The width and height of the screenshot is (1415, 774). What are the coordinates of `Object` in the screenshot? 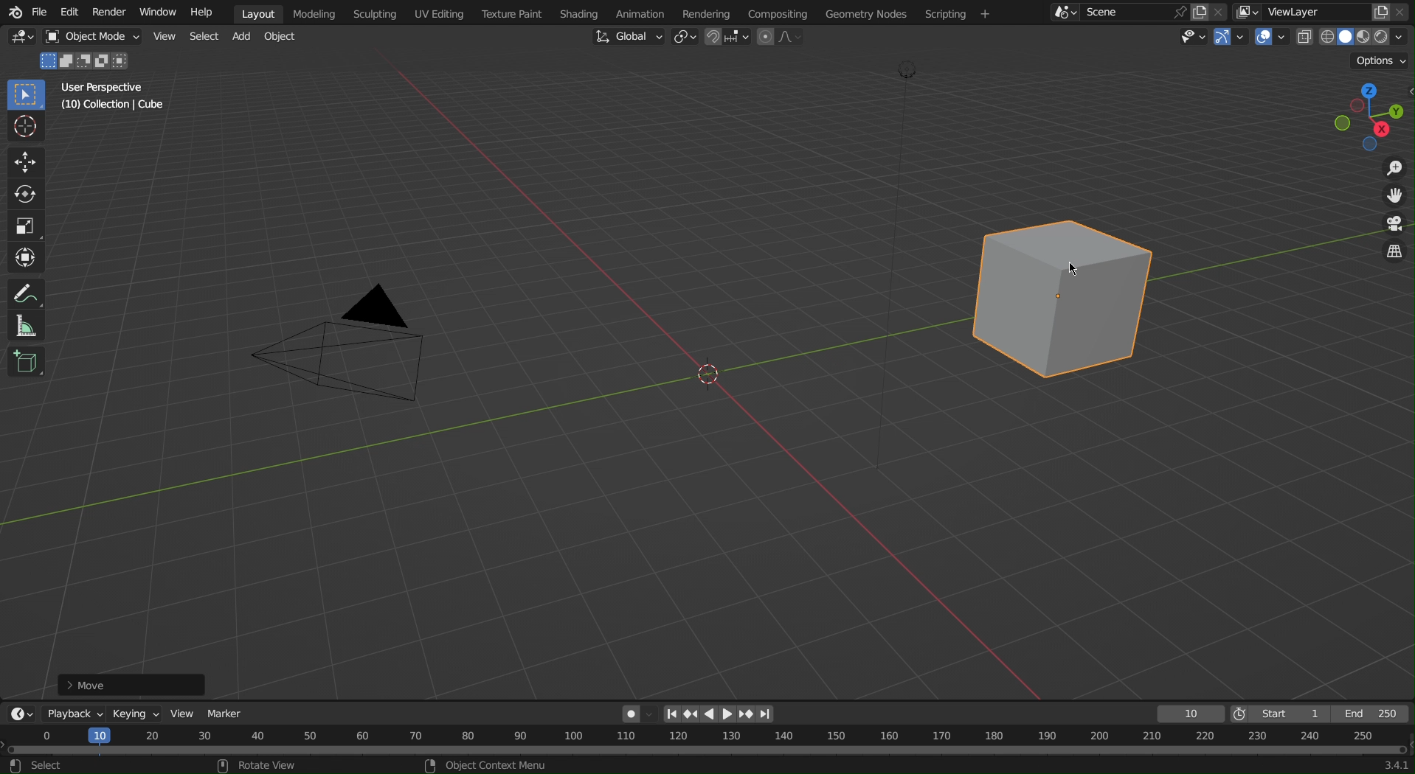 It's located at (283, 37).